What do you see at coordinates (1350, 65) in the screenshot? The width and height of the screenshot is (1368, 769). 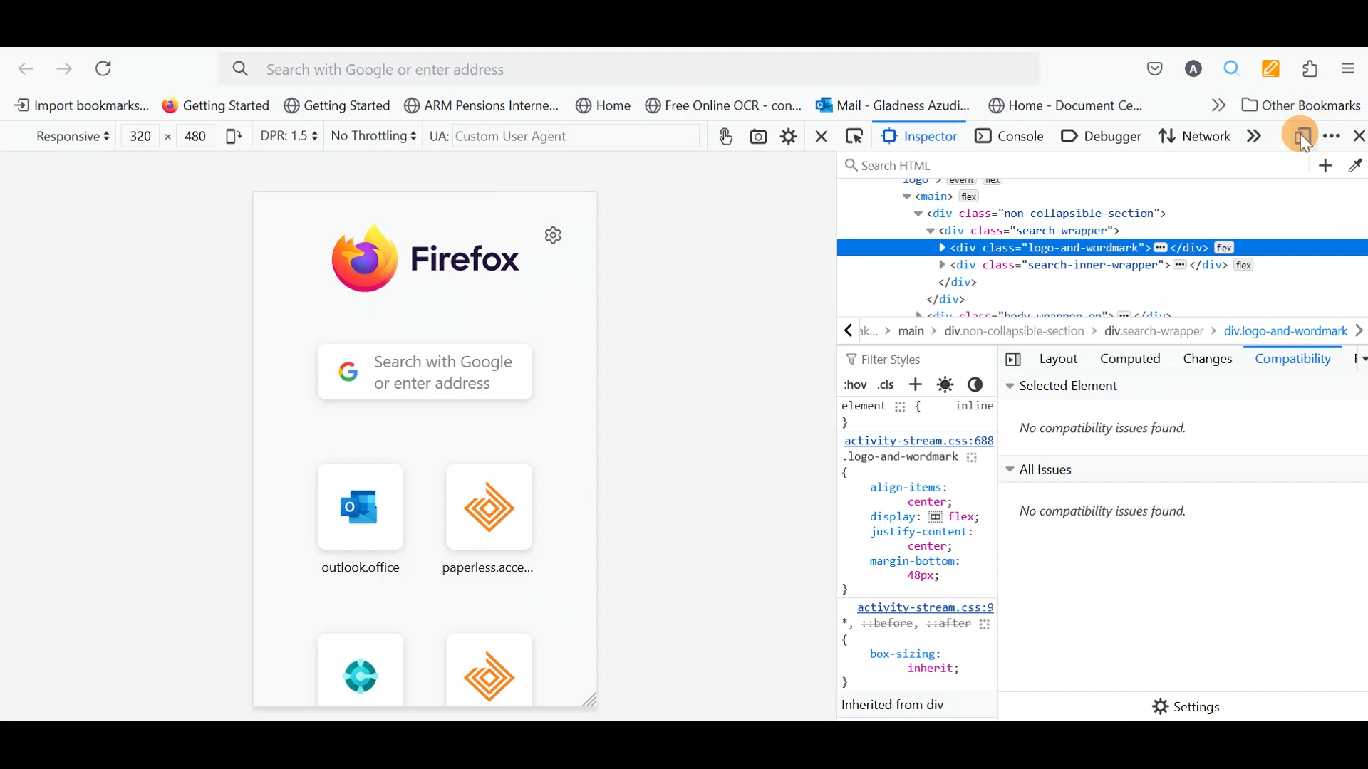 I see `Open application menu` at bounding box center [1350, 65].